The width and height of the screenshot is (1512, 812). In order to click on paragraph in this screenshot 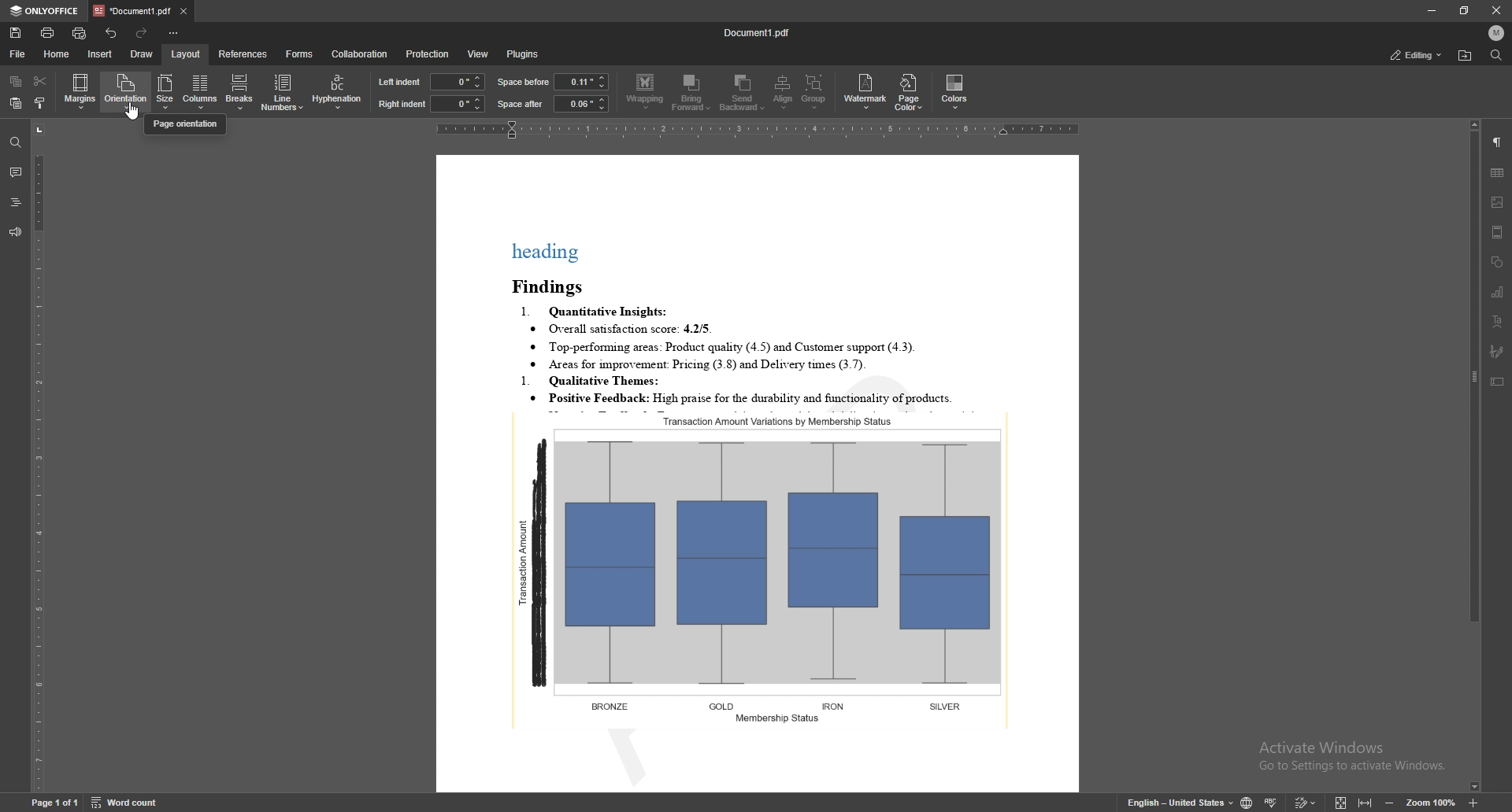, I will do `click(1498, 142)`.